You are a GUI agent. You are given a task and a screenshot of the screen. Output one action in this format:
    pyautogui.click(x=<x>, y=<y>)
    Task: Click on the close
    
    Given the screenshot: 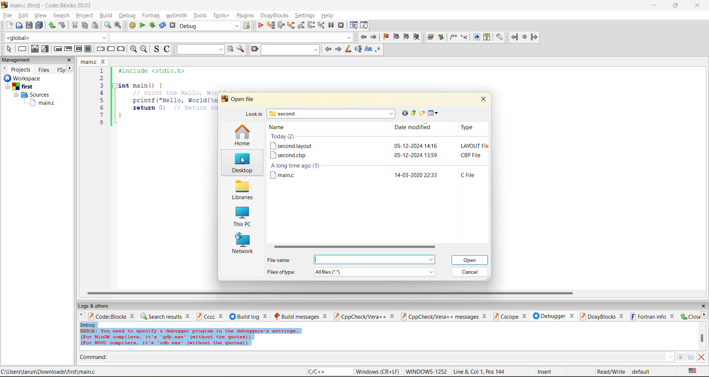 What is the action you would take?
    pyautogui.click(x=69, y=60)
    